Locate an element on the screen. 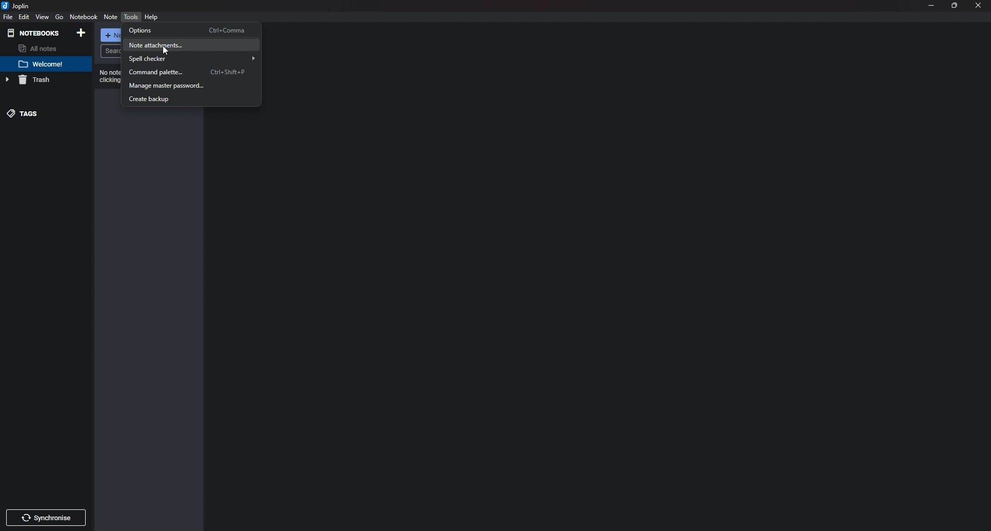 Image resolution: width=991 pixels, height=531 pixels. cursor is located at coordinates (167, 50).